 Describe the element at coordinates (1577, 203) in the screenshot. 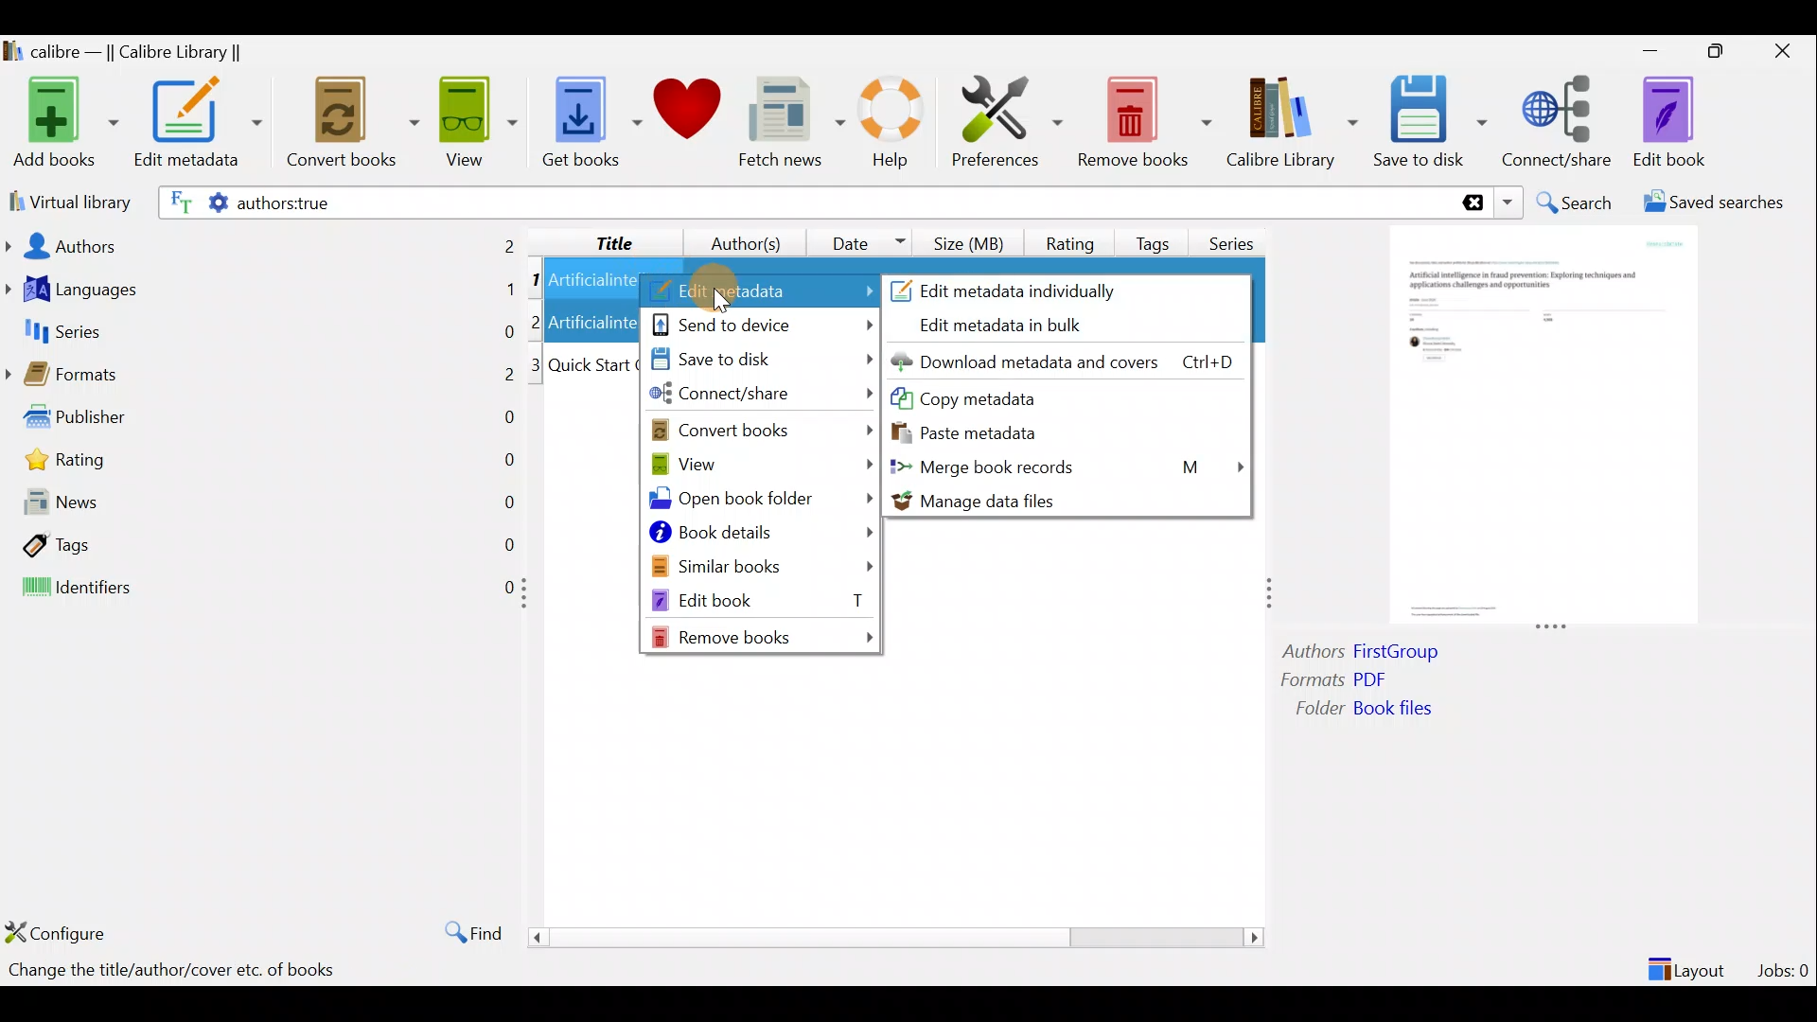

I see `Search` at that location.